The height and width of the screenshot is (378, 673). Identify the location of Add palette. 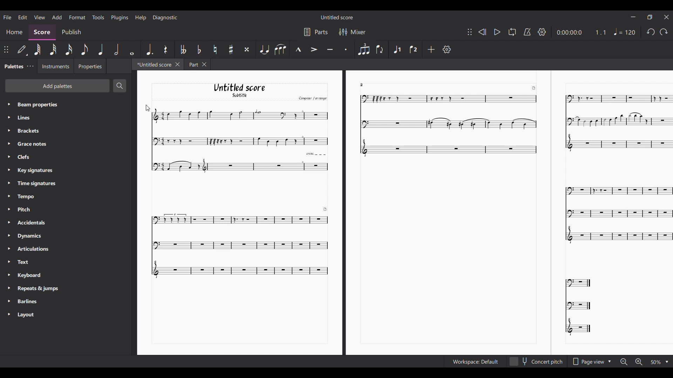
(57, 85).